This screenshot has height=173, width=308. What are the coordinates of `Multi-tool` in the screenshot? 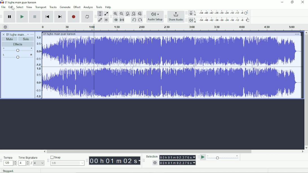 It's located at (106, 20).